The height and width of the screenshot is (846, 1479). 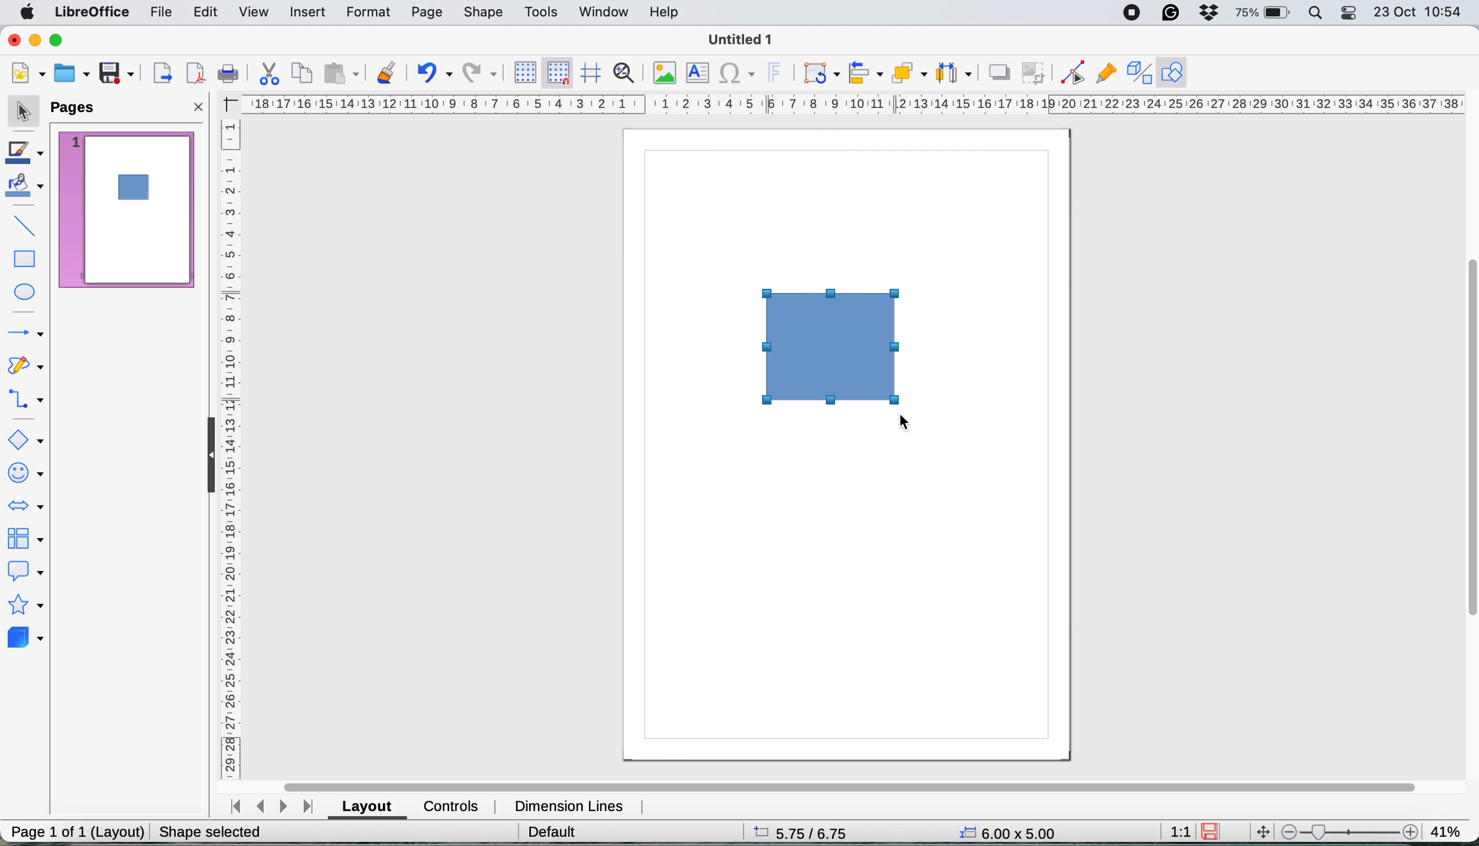 I want to click on ellipse, so click(x=28, y=291).